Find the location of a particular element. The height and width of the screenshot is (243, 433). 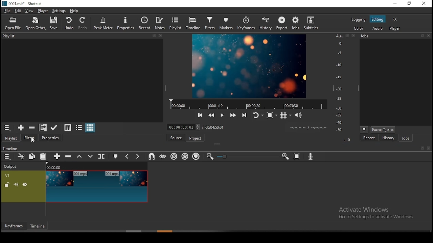

peak meter is located at coordinates (103, 24).